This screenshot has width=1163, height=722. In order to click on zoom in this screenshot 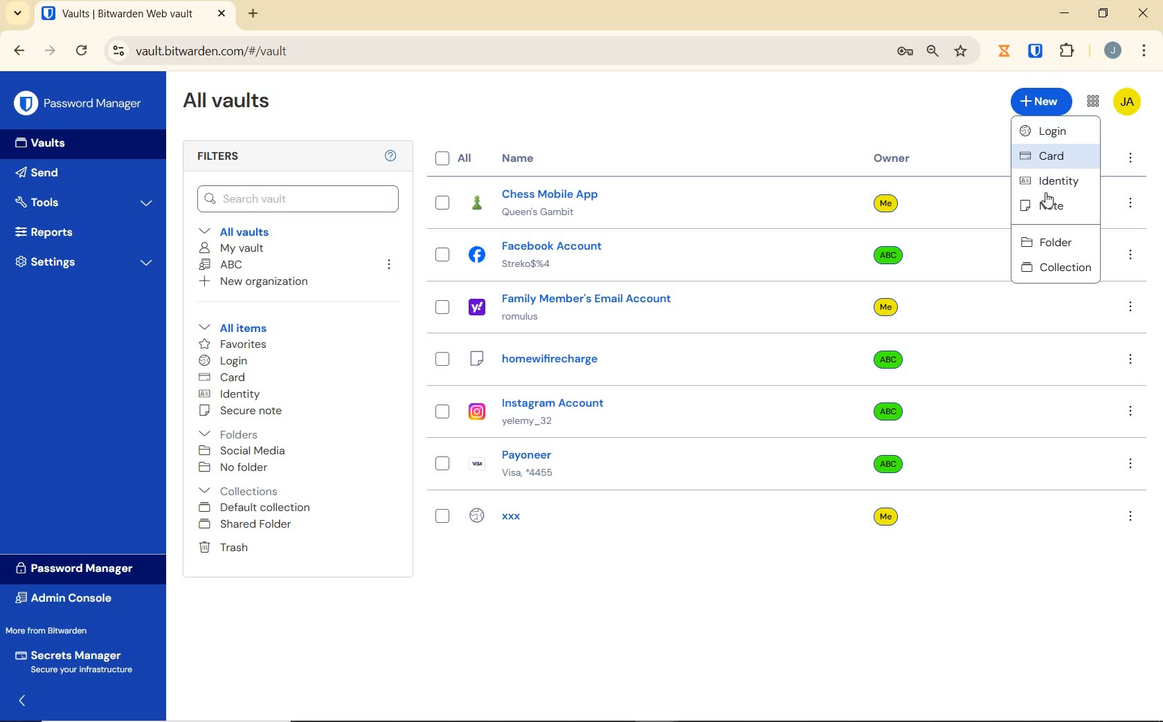, I will do `click(931, 52)`.